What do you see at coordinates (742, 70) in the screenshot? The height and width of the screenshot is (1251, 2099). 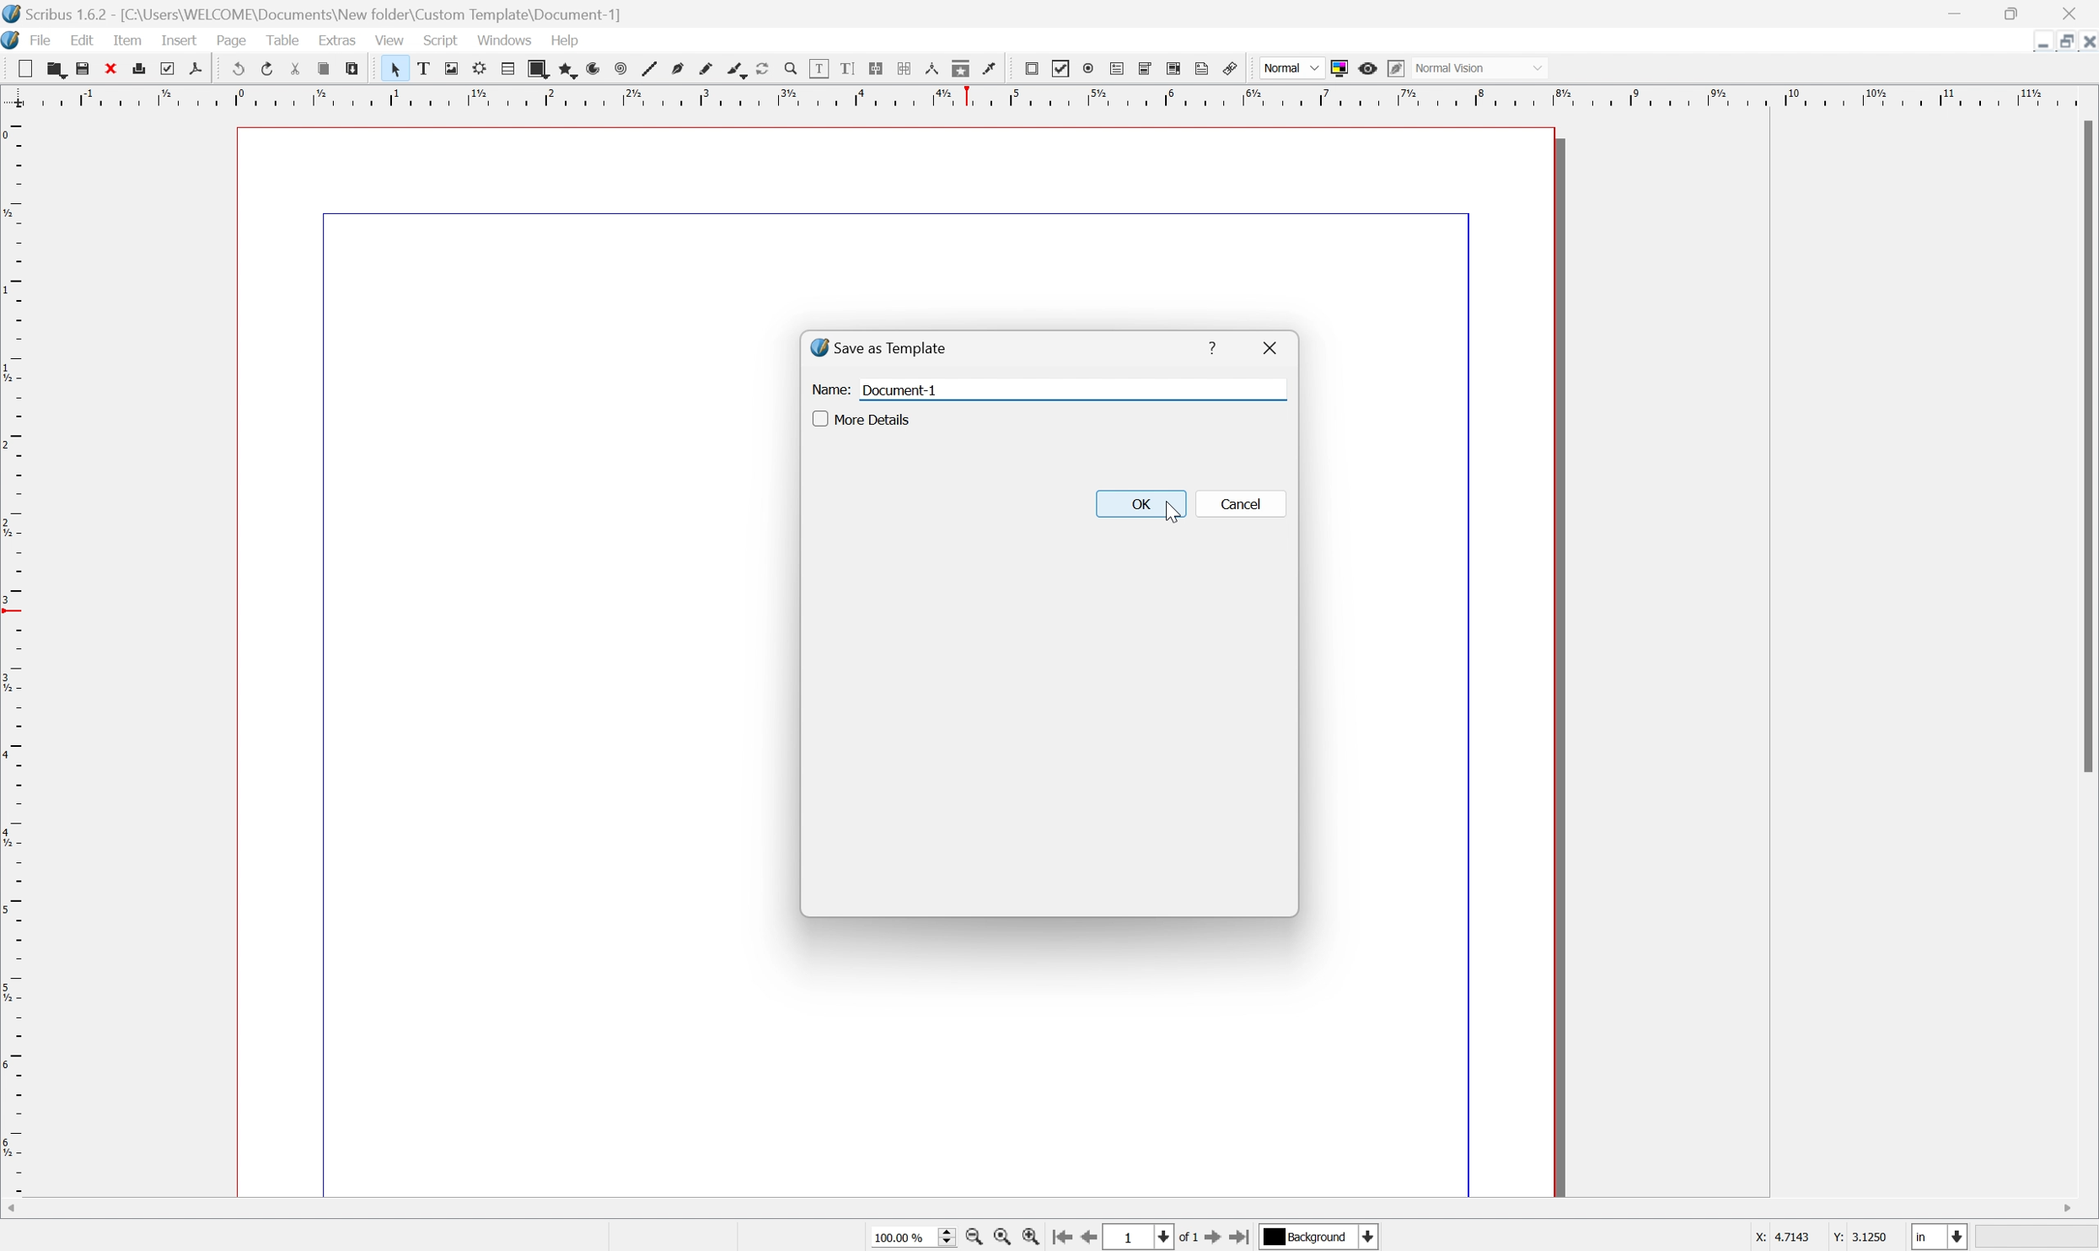 I see `calligraphic line` at bounding box center [742, 70].